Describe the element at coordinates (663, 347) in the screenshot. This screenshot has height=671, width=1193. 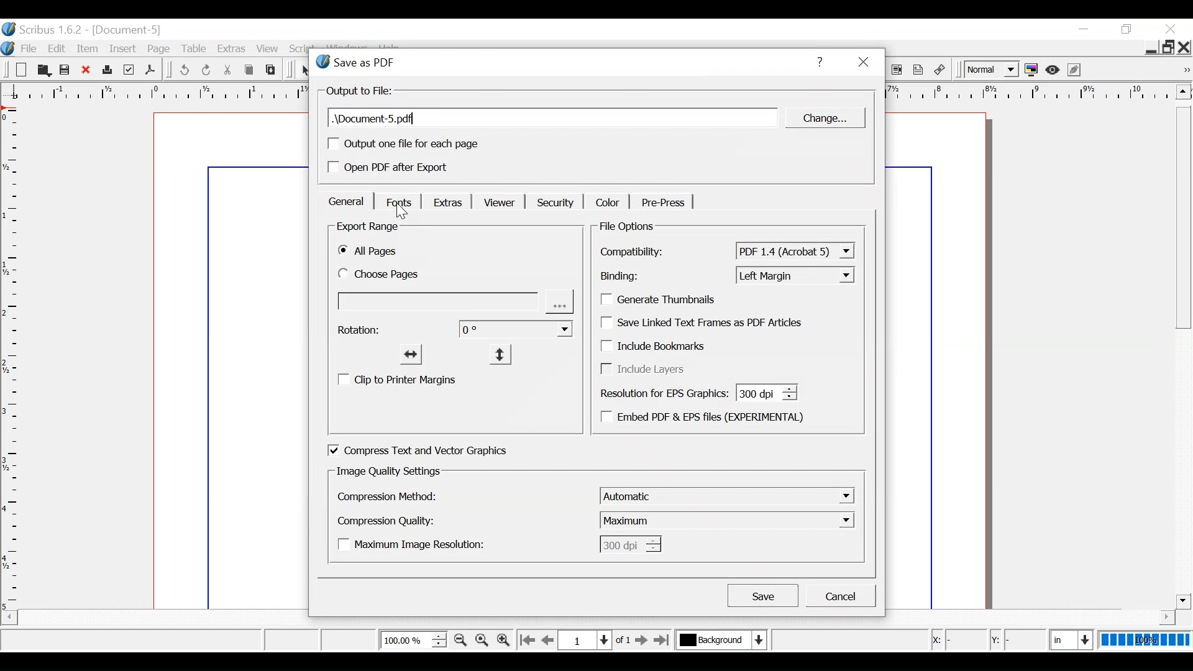
I see `(un)check Include Bookmarks` at that location.